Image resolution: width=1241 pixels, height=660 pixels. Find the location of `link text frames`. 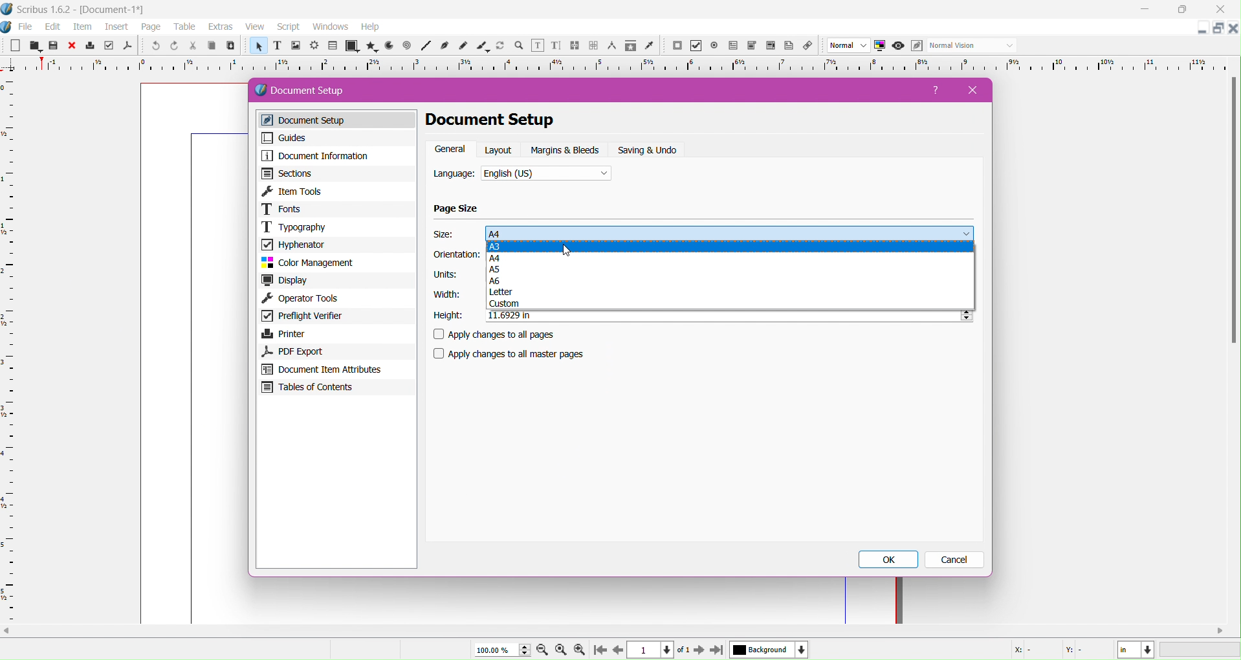

link text frames is located at coordinates (575, 46).